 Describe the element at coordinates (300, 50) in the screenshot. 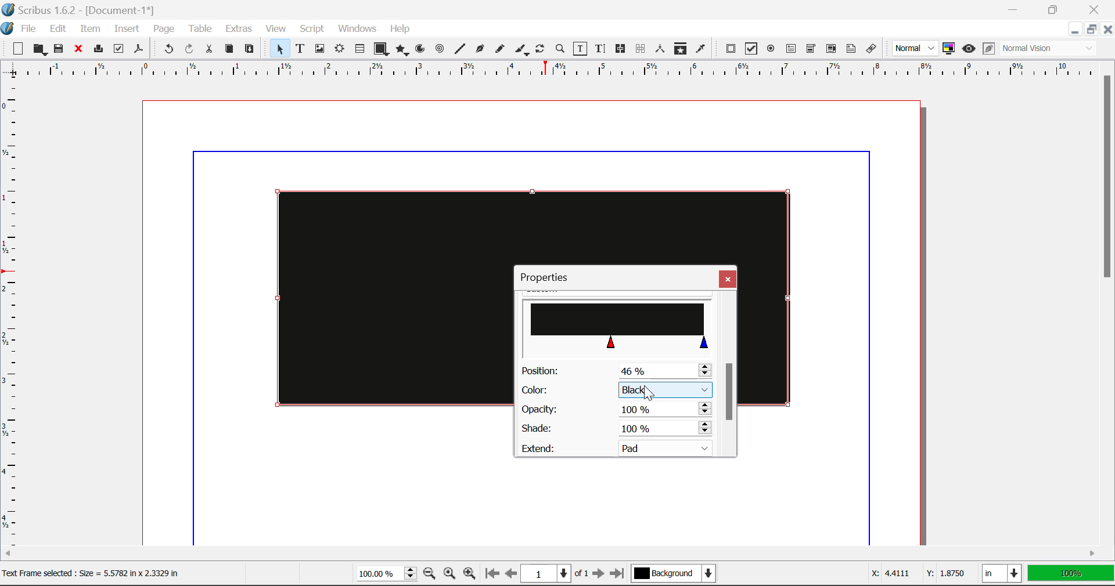

I see `Text Frames` at that location.